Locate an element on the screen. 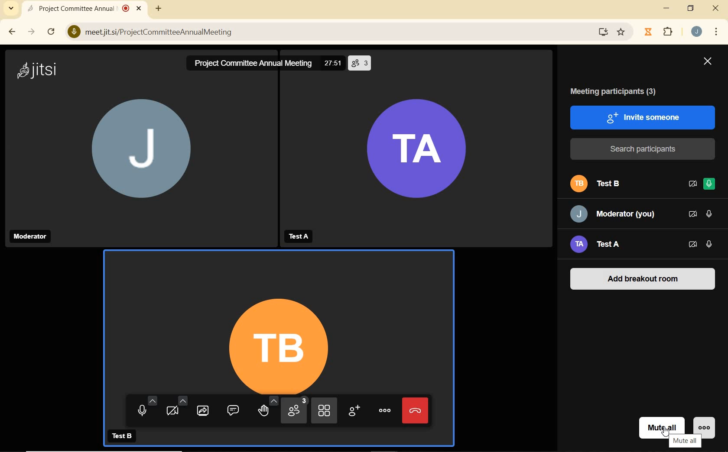 The width and height of the screenshot is (728, 452). TestB is located at coordinates (125, 436).